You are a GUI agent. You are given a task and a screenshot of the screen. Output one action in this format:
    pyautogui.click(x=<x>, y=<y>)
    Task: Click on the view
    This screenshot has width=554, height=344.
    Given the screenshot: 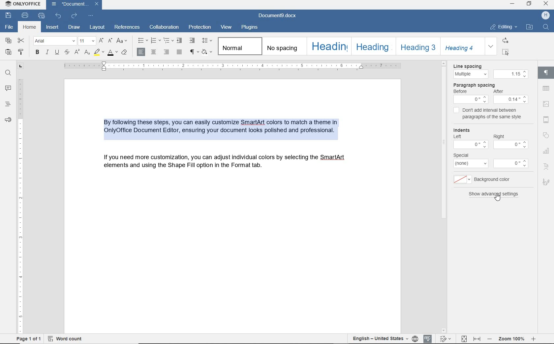 What is the action you would take?
    pyautogui.click(x=227, y=27)
    